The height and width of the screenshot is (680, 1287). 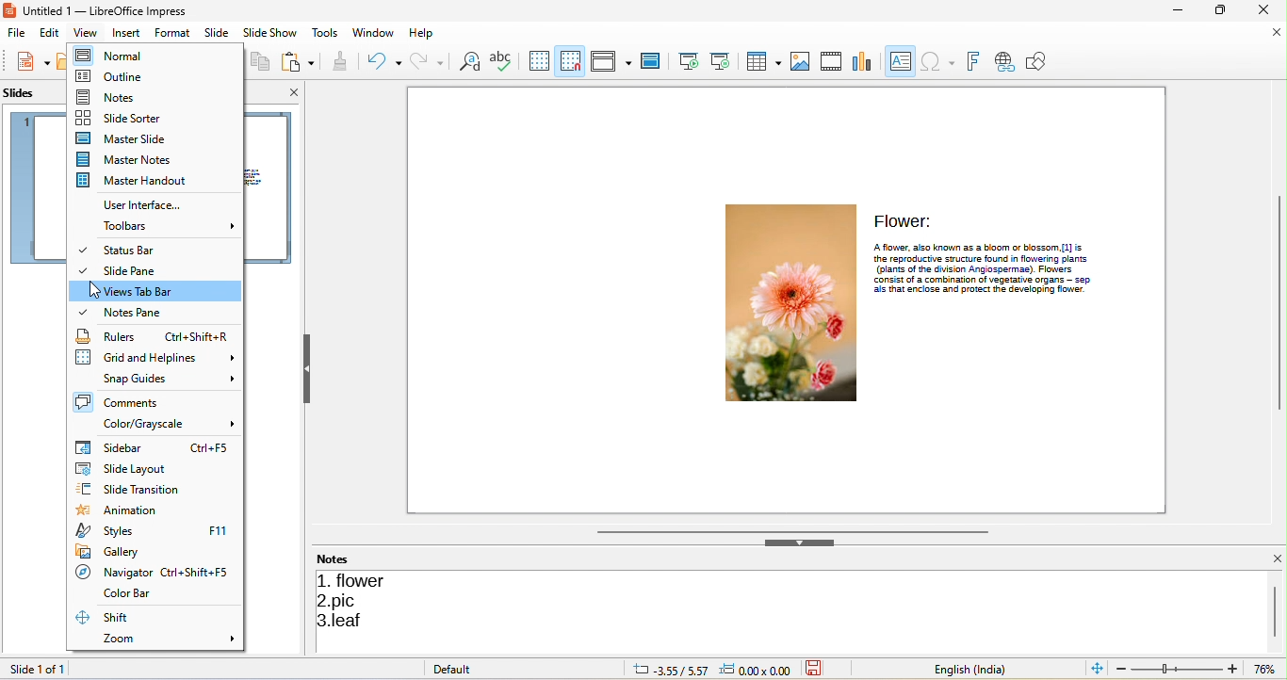 I want to click on default, so click(x=463, y=669).